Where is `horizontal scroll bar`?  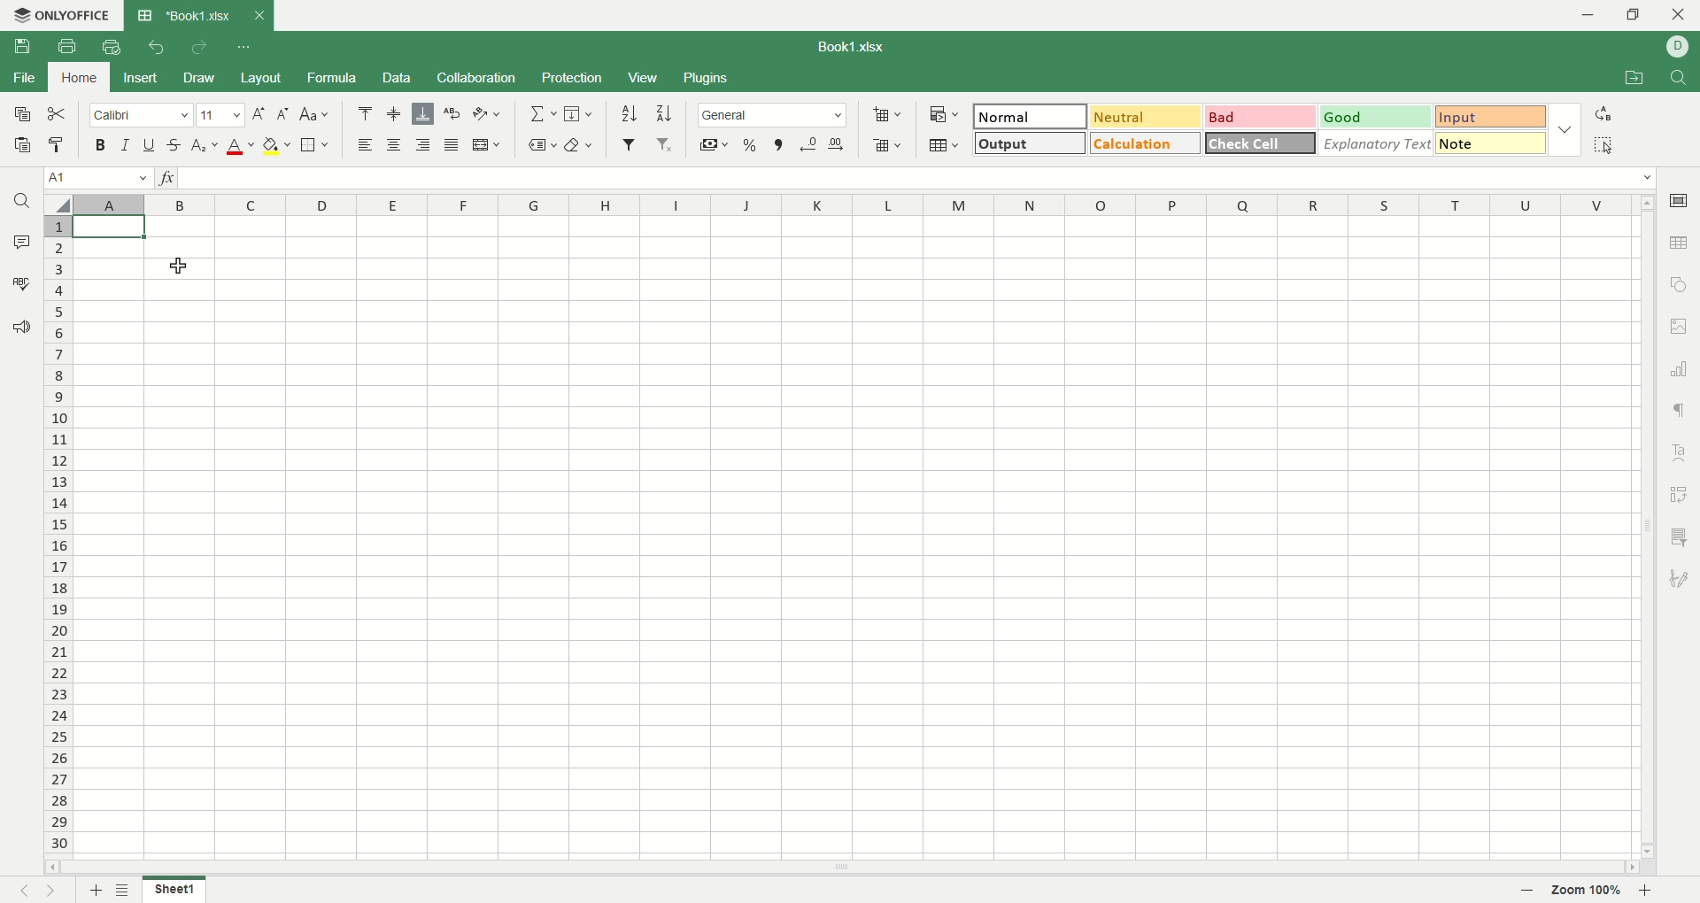 horizontal scroll bar is located at coordinates (846, 868).